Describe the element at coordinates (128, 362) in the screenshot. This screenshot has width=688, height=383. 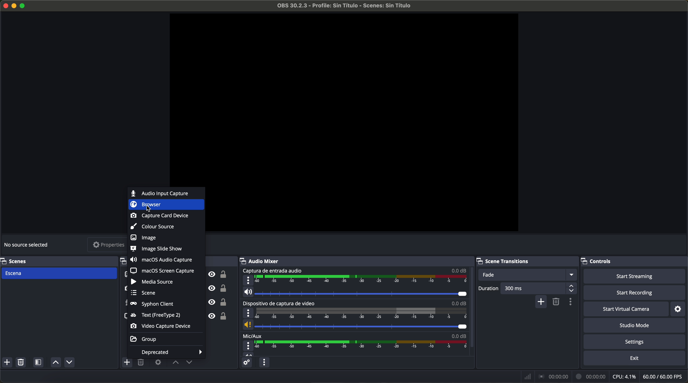
I see `click on add source` at that location.